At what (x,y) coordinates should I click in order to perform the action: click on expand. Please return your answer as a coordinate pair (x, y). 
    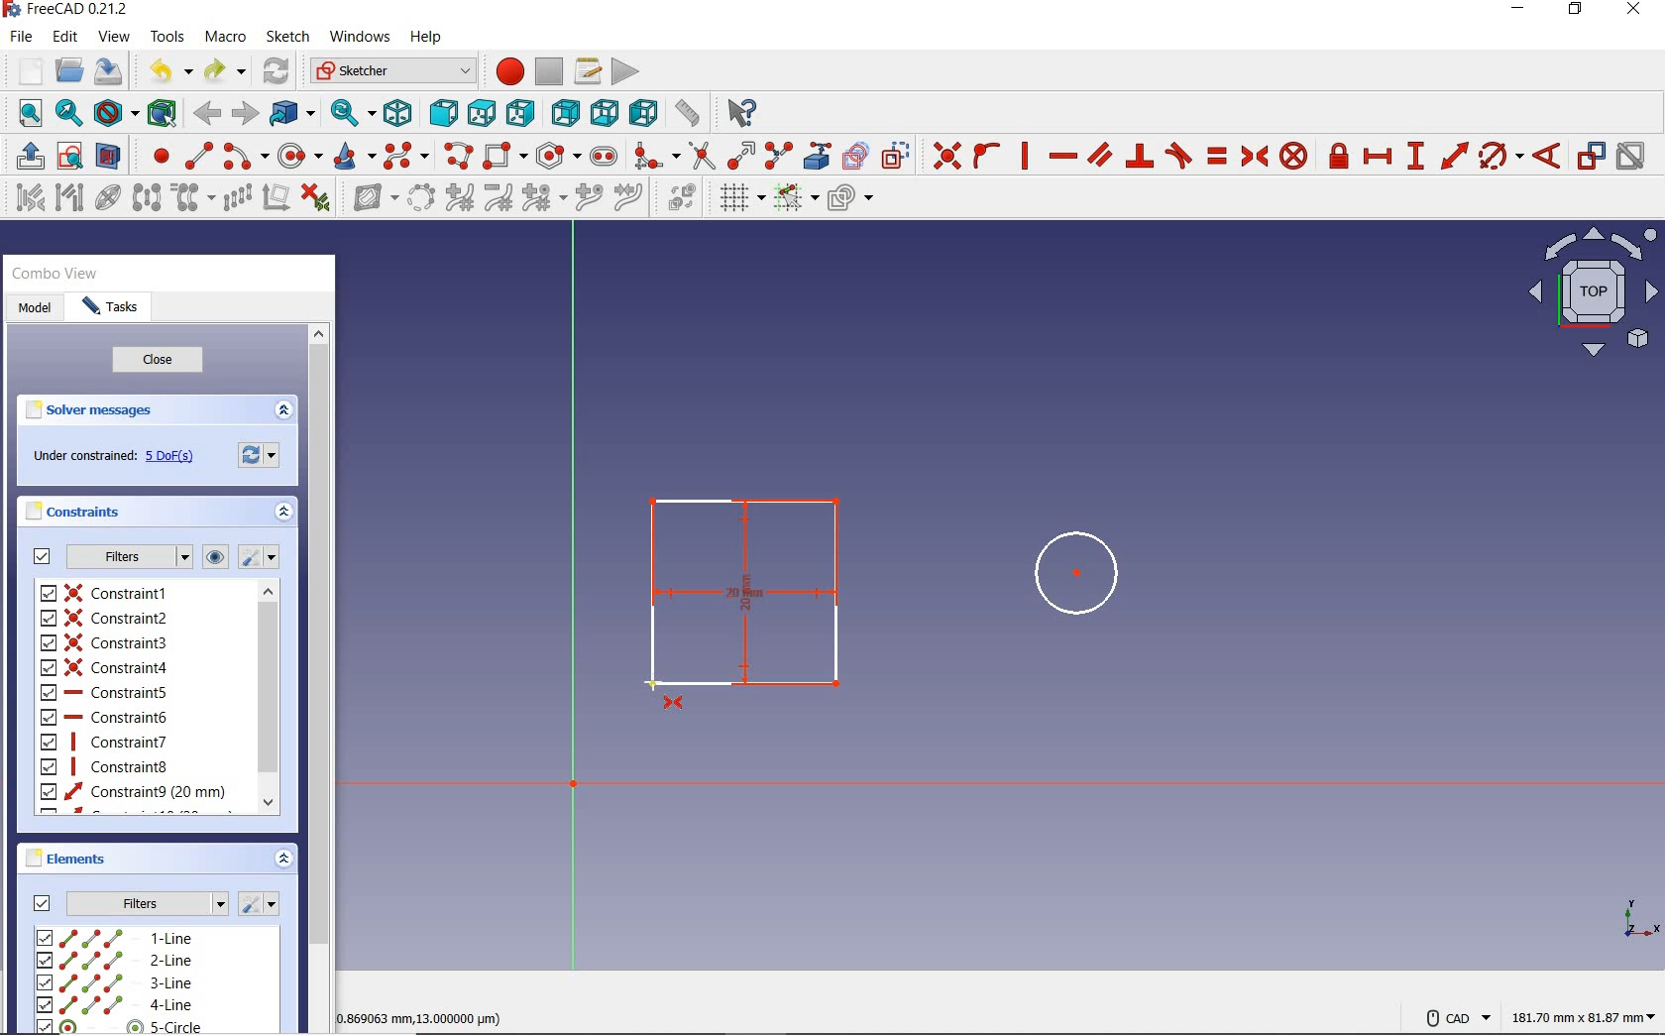
    Looking at the image, I should click on (284, 857).